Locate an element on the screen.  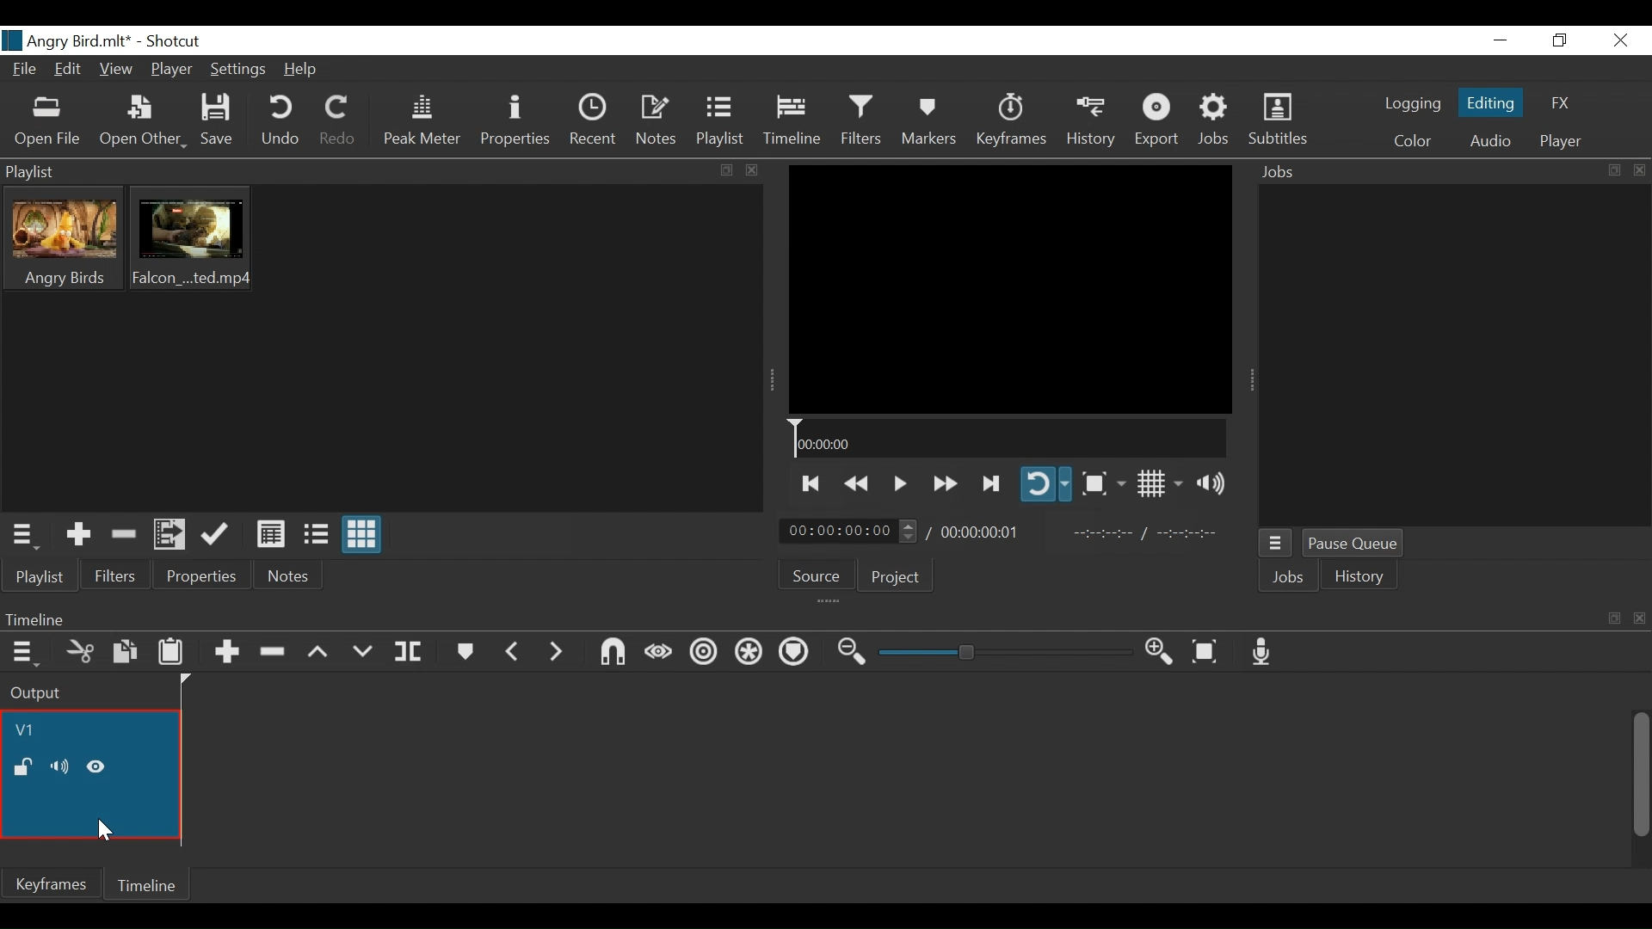
Append is located at coordinates (228, 652).